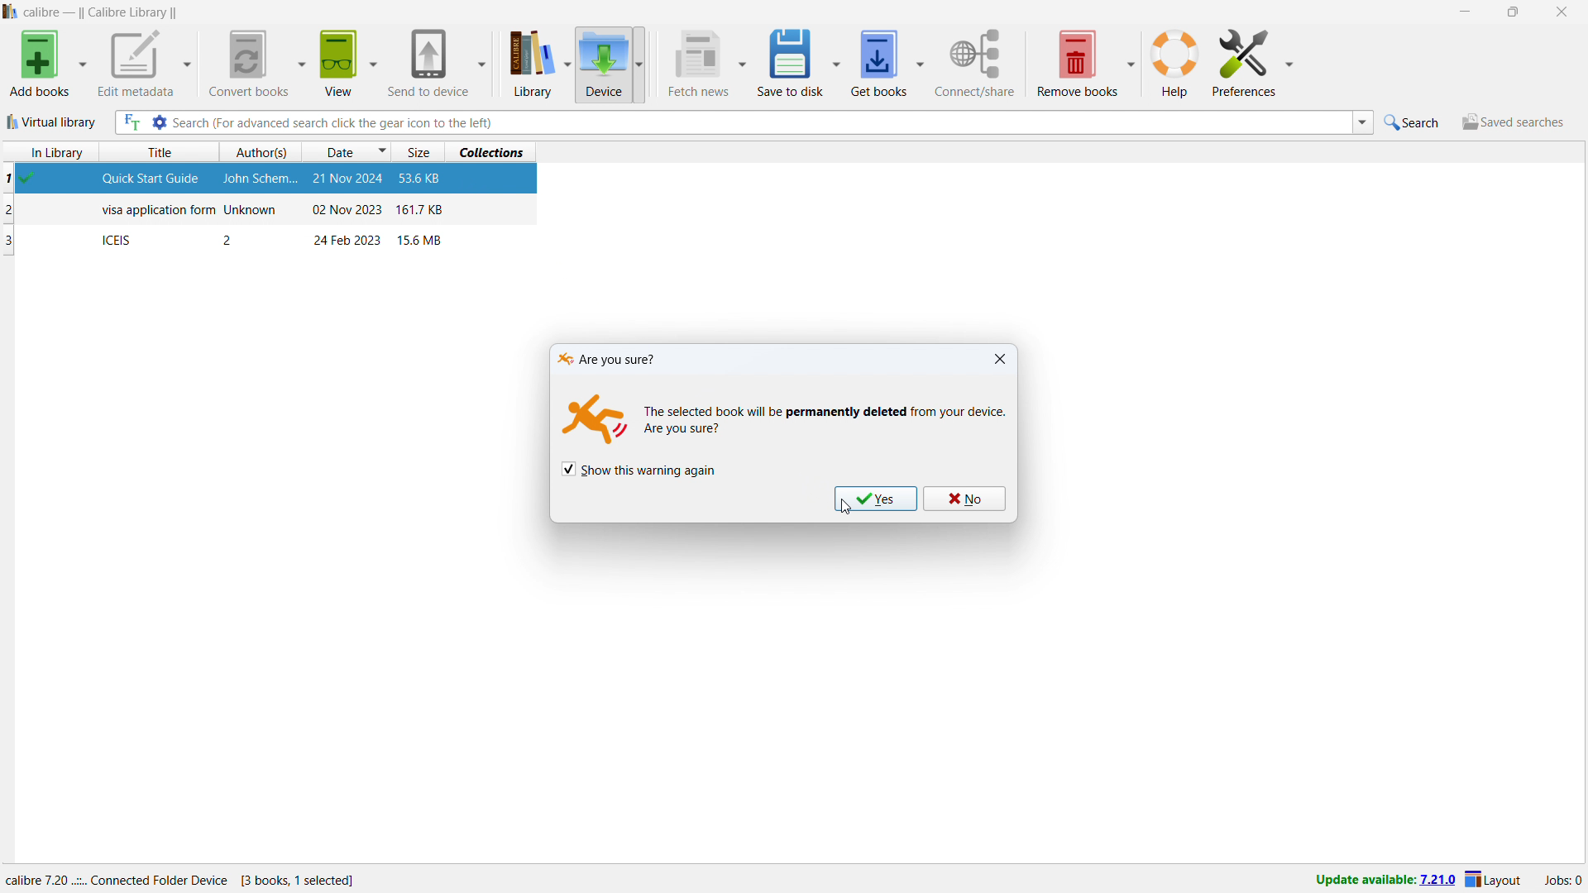 Image resolution: width=1588 pixels, height=893 pixels. I want to click on message about permanent deletion of selected book from device, so click(827, 418).